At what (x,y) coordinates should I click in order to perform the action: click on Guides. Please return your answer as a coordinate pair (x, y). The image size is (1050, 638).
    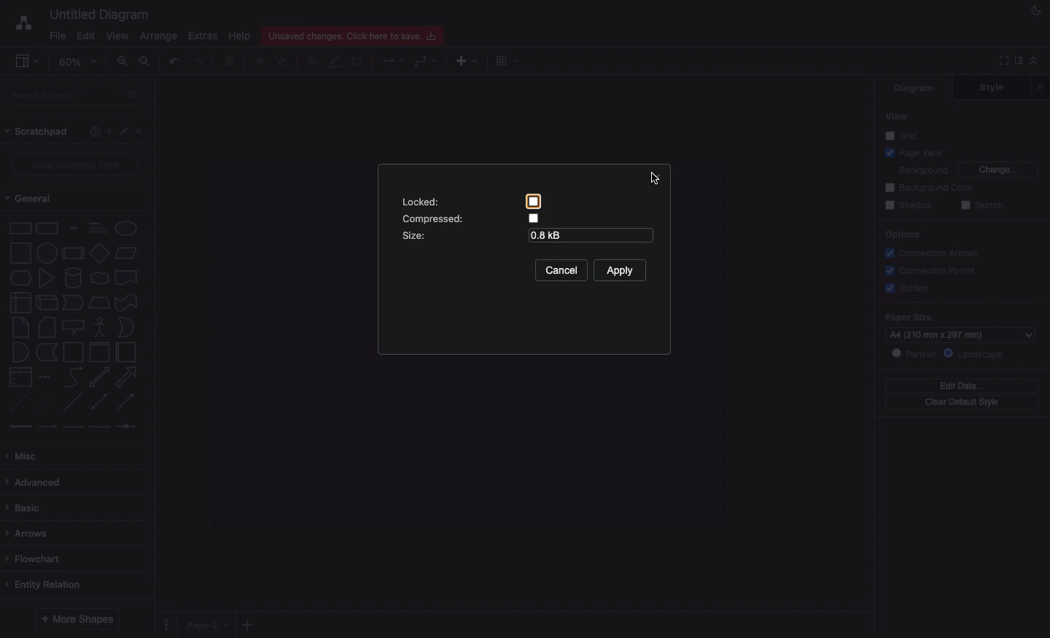
    Looking at the image, I should click on (906, 287).